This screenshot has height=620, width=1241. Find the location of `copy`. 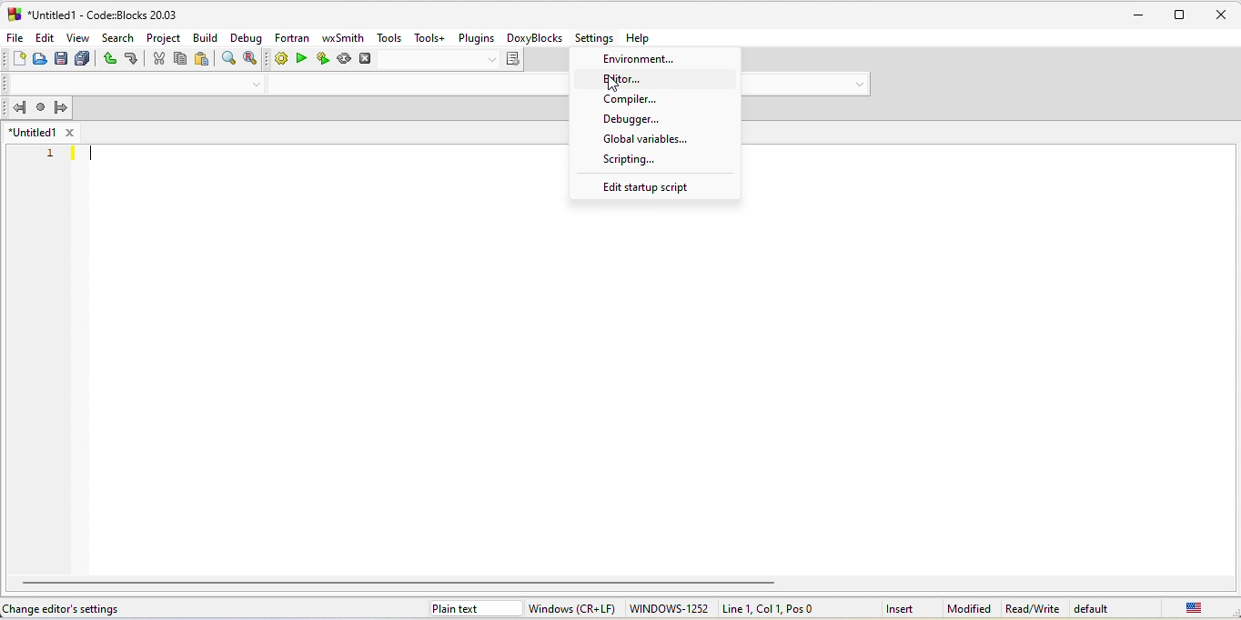

copy is located at coordinates (180, 58).